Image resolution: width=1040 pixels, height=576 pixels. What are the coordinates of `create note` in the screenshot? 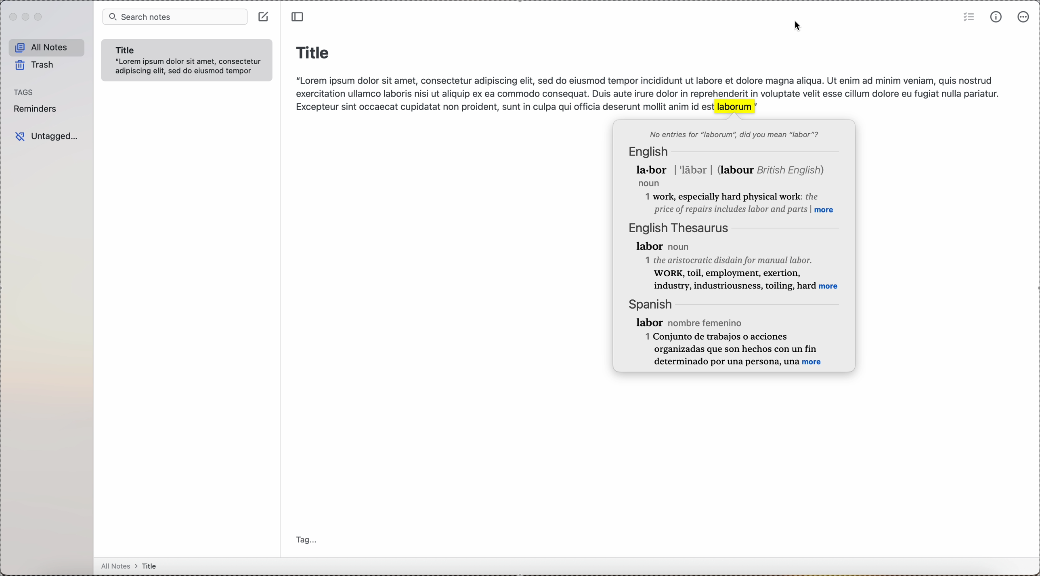 It's located at (262, 16).